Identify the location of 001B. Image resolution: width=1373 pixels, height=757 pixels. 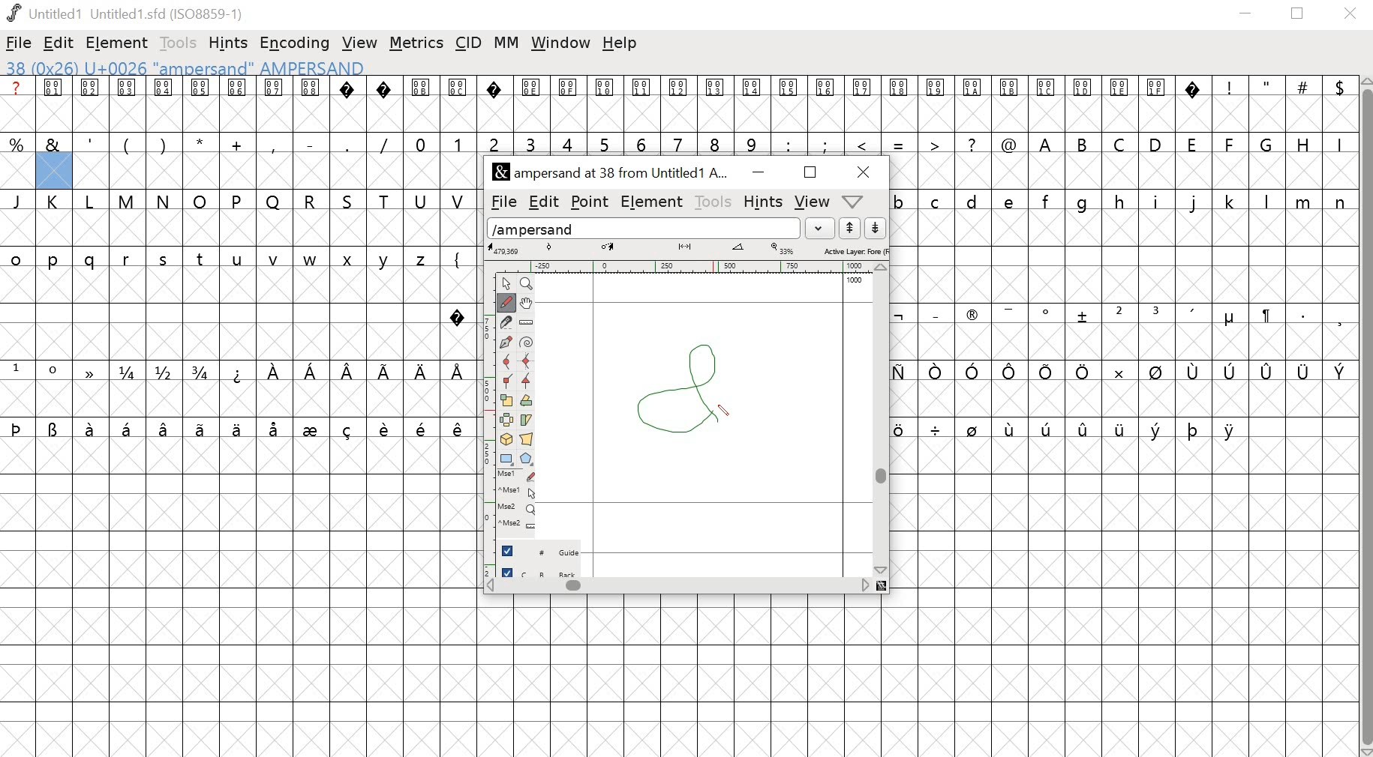
(1007, 103).